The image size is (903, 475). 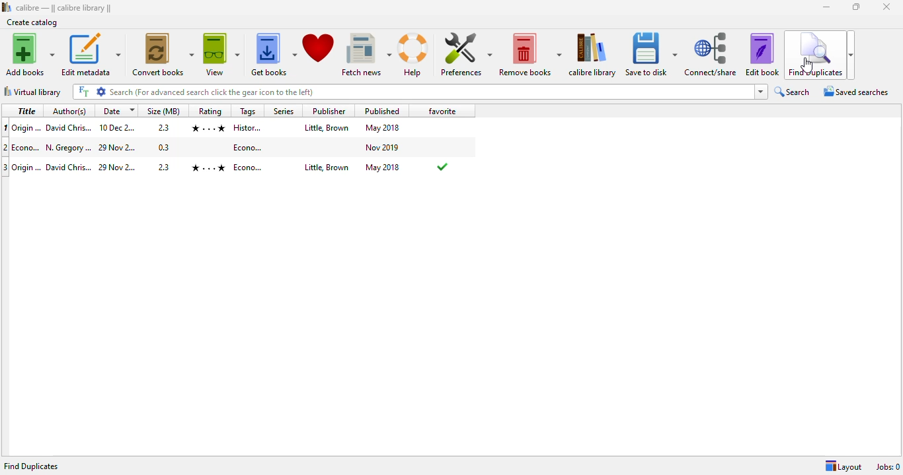 What do you see at coordinates (421, 92) in the screenshot?
I see `search` at bounding box center [421, 92].